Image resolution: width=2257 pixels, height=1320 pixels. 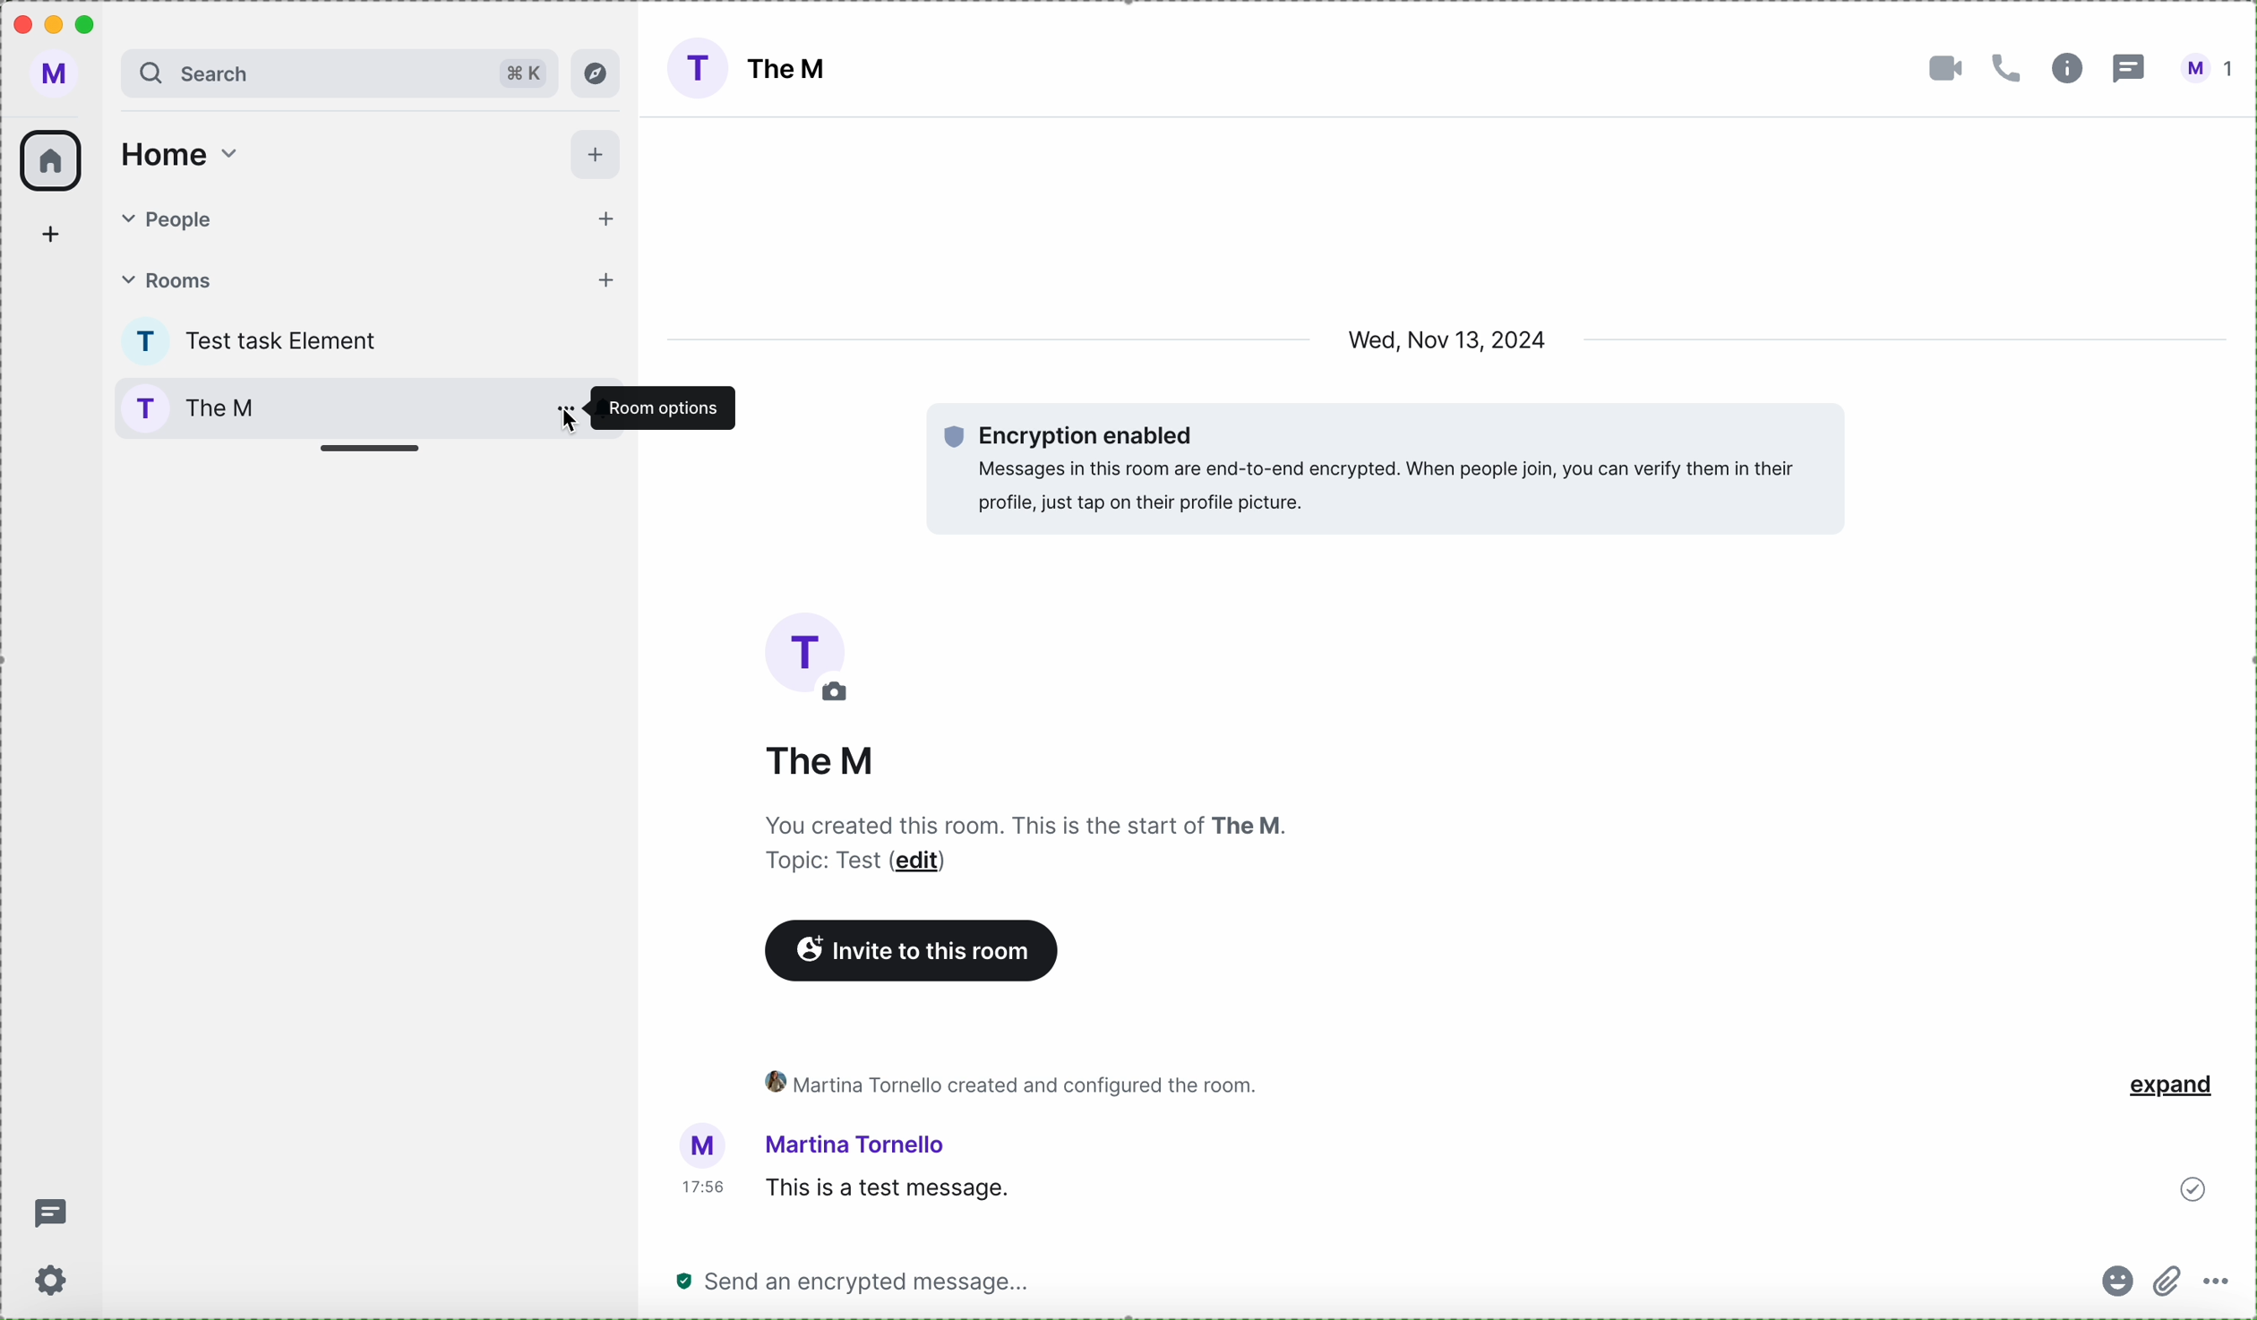 What do you see at coordinates (149, 341) in the screenshot?
I see `profile` at bounding box center [149, 341].